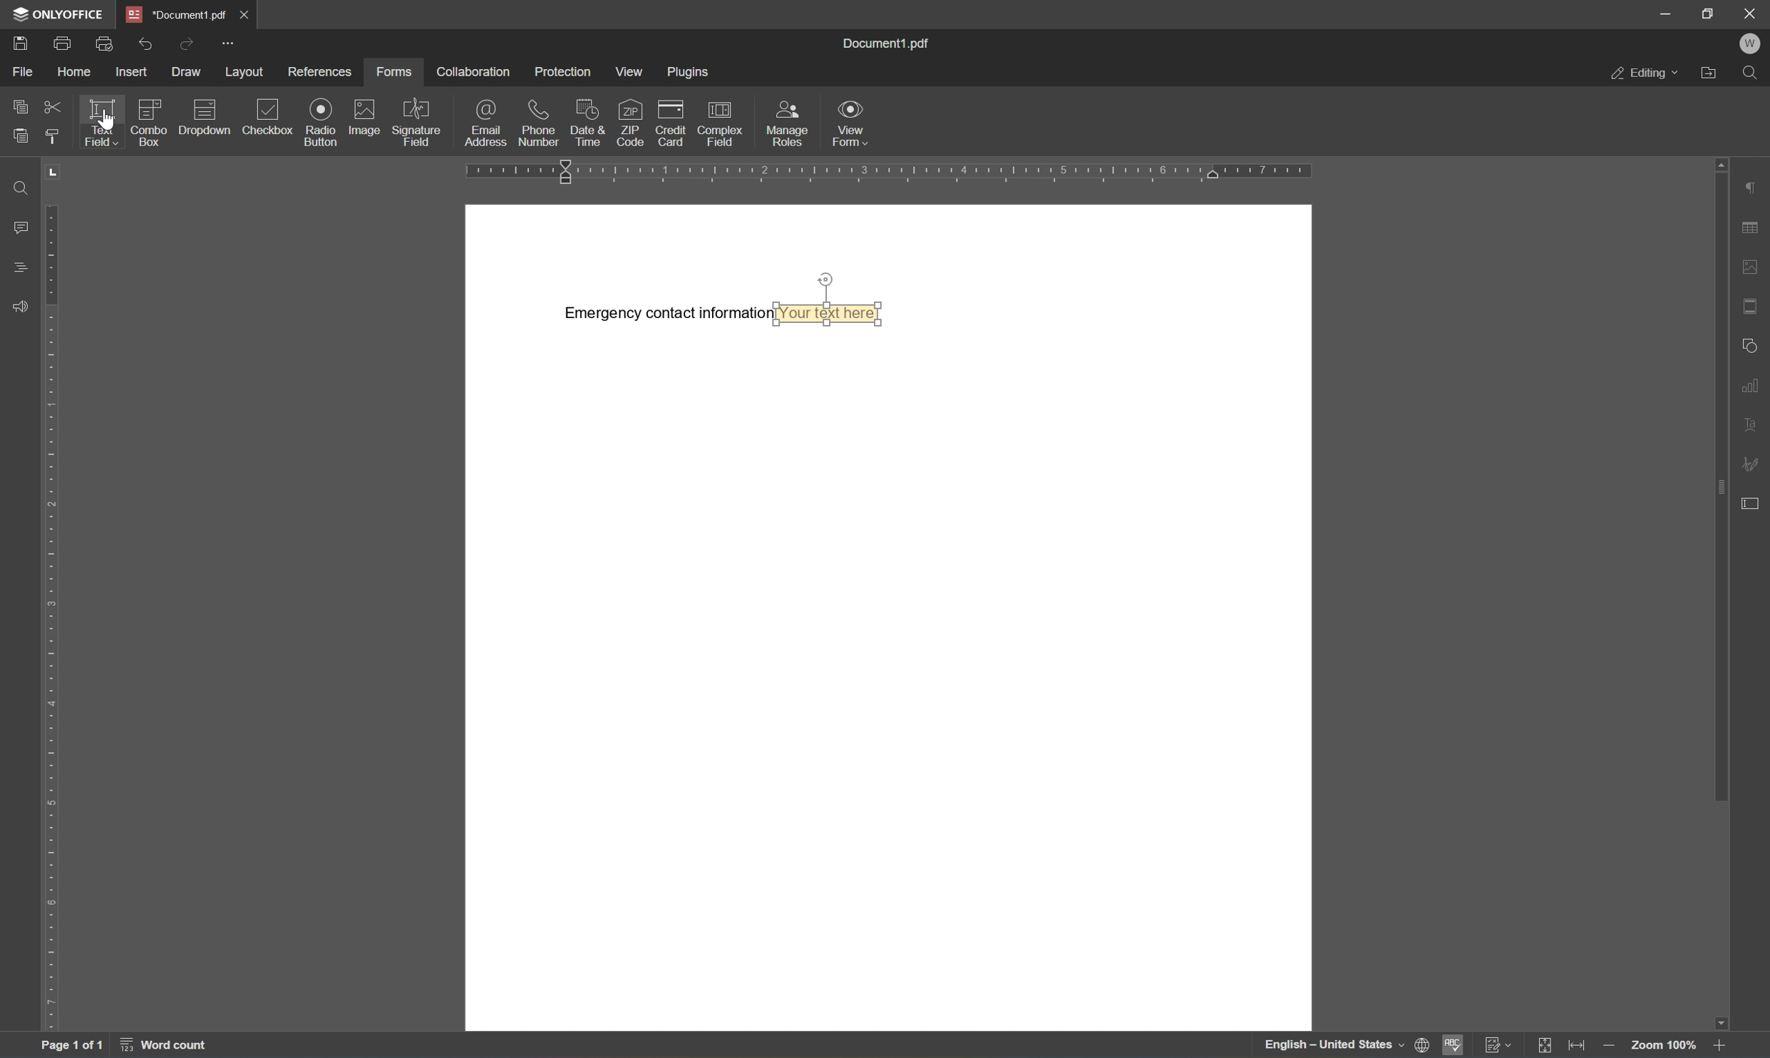 The height and width of the screenshot is (1058, 1770). I want to click on document1.pdf, so click(886, 43).